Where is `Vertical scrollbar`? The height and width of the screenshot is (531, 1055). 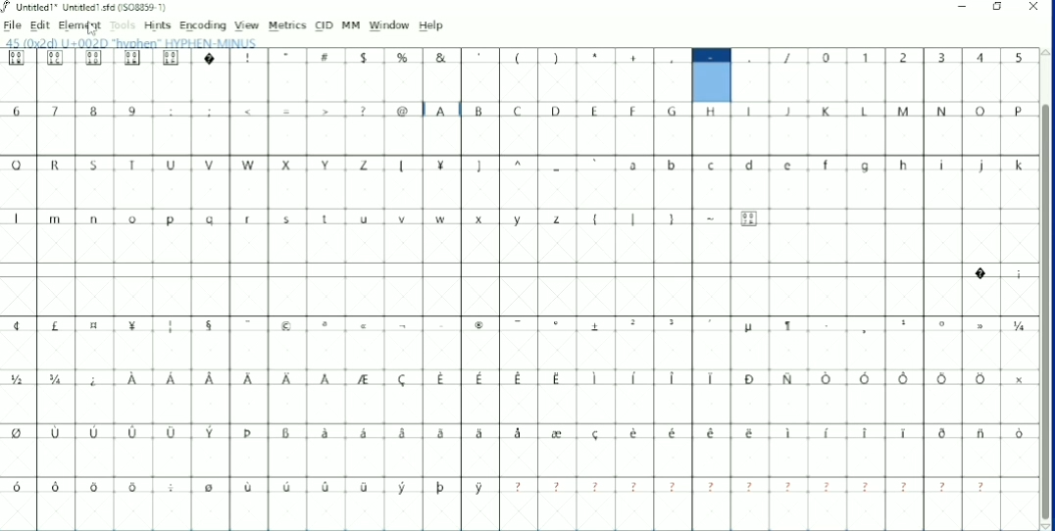 Vertical scrollbar is located at coordinates (1044, 314).